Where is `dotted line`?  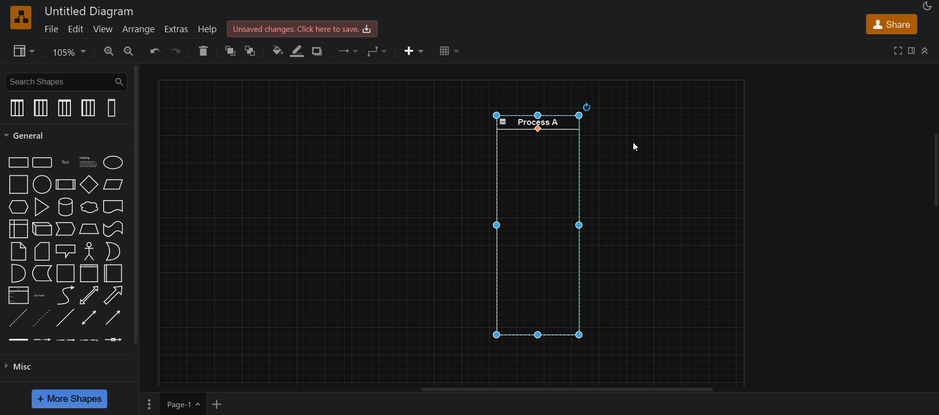
dotted line is located at coordinates (41, 320).